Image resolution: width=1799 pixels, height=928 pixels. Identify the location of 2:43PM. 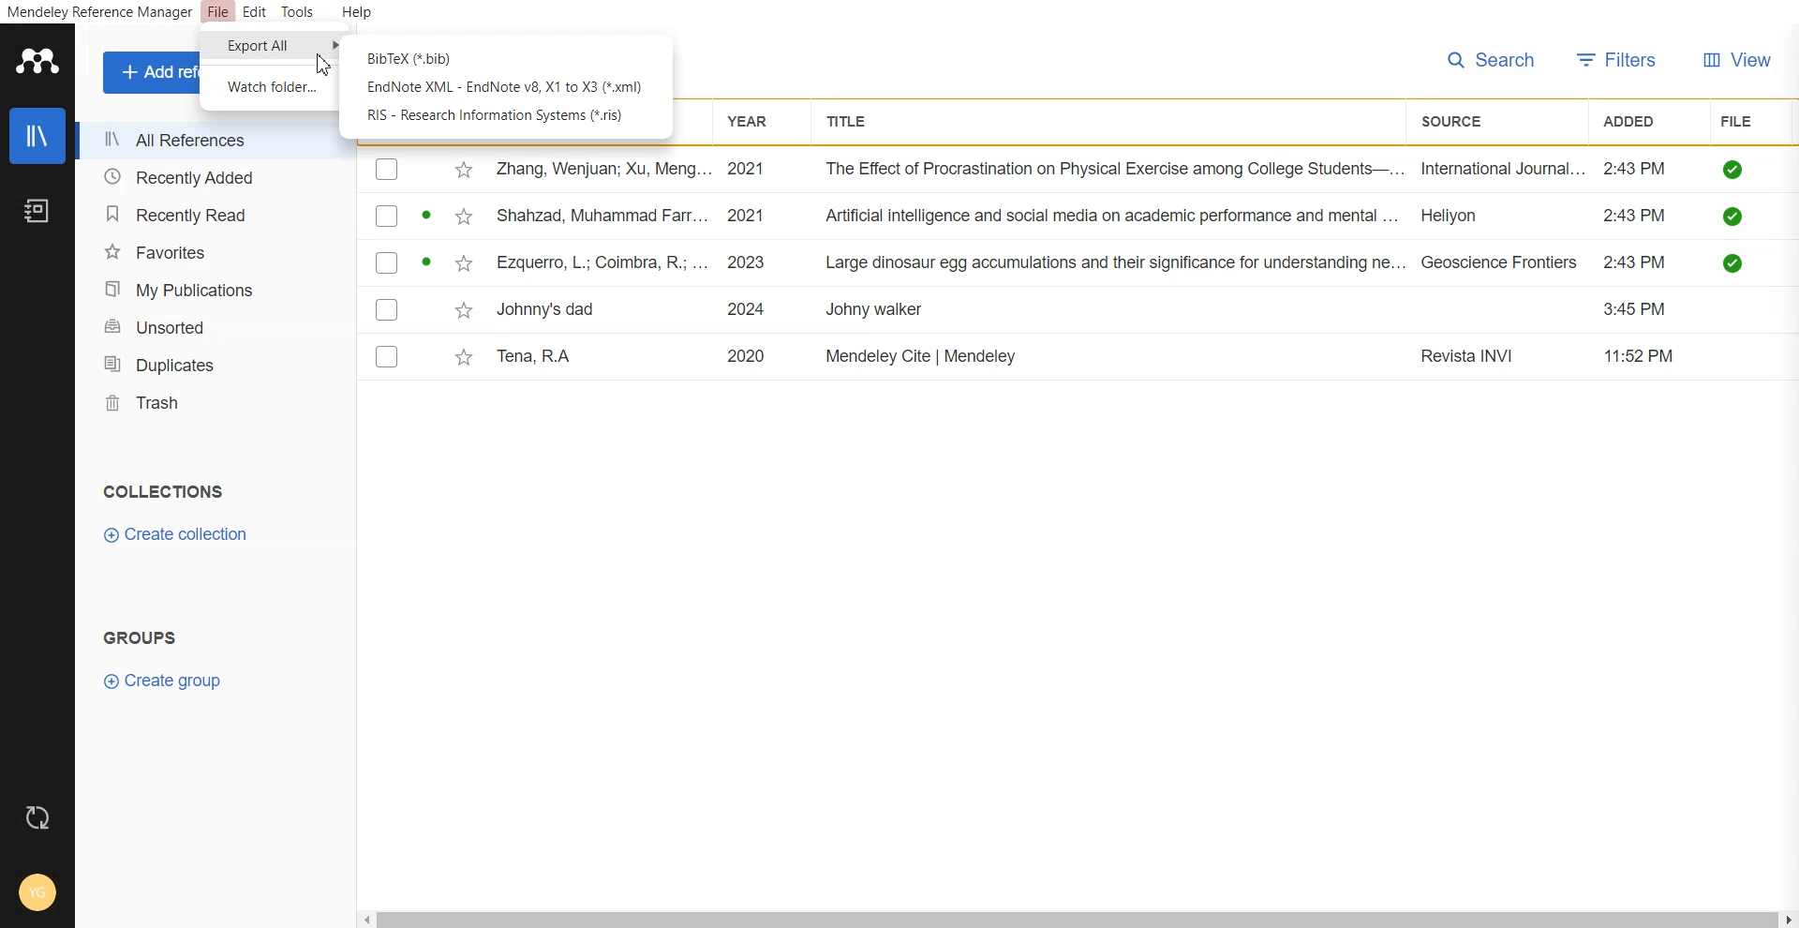
(1638, 262).